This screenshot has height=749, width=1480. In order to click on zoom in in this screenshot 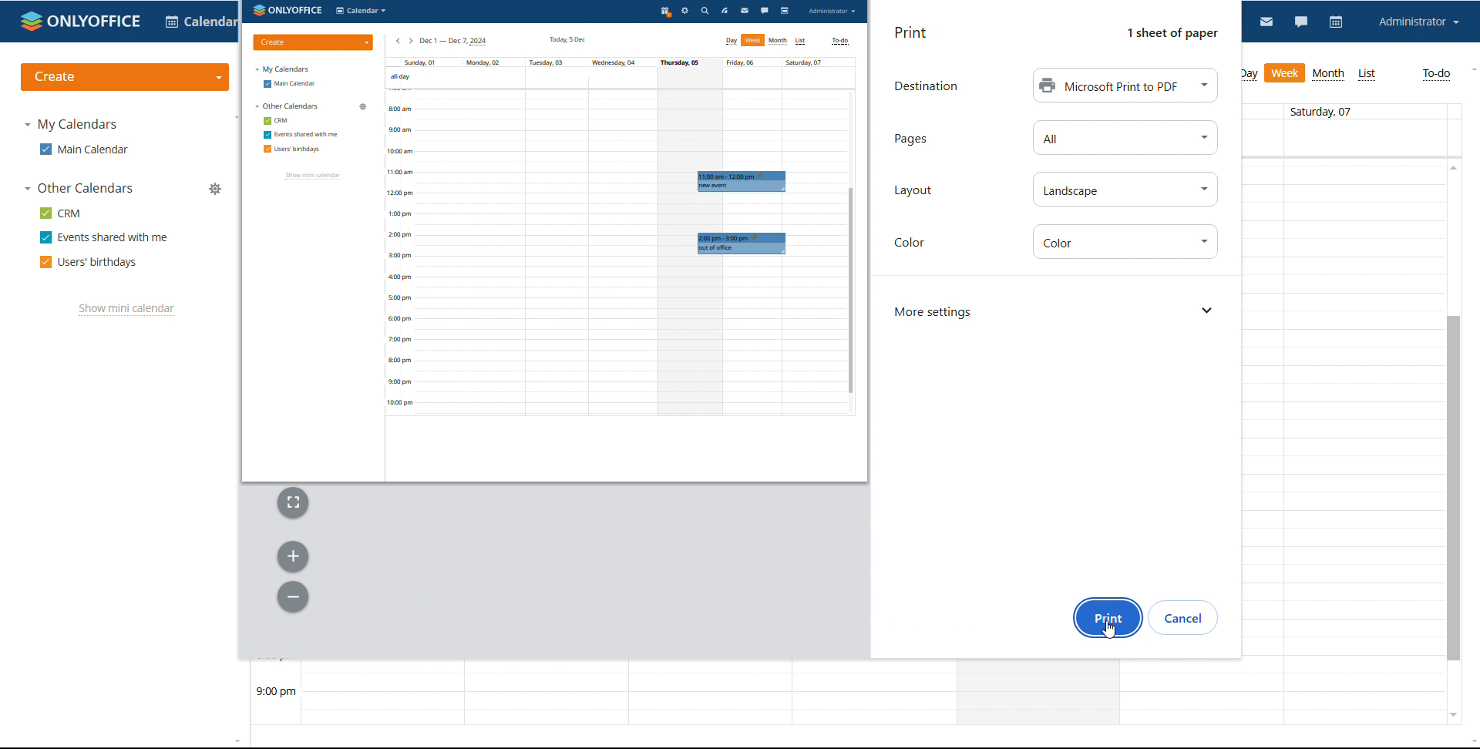, I will do `click(293, 556)`.